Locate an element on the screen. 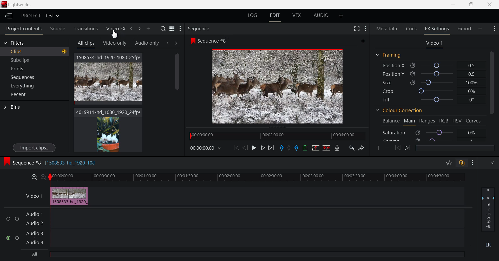 This screenshot has height=261, width=499. Sequence #8 Preview Screen is located at coordinates (278, 87).